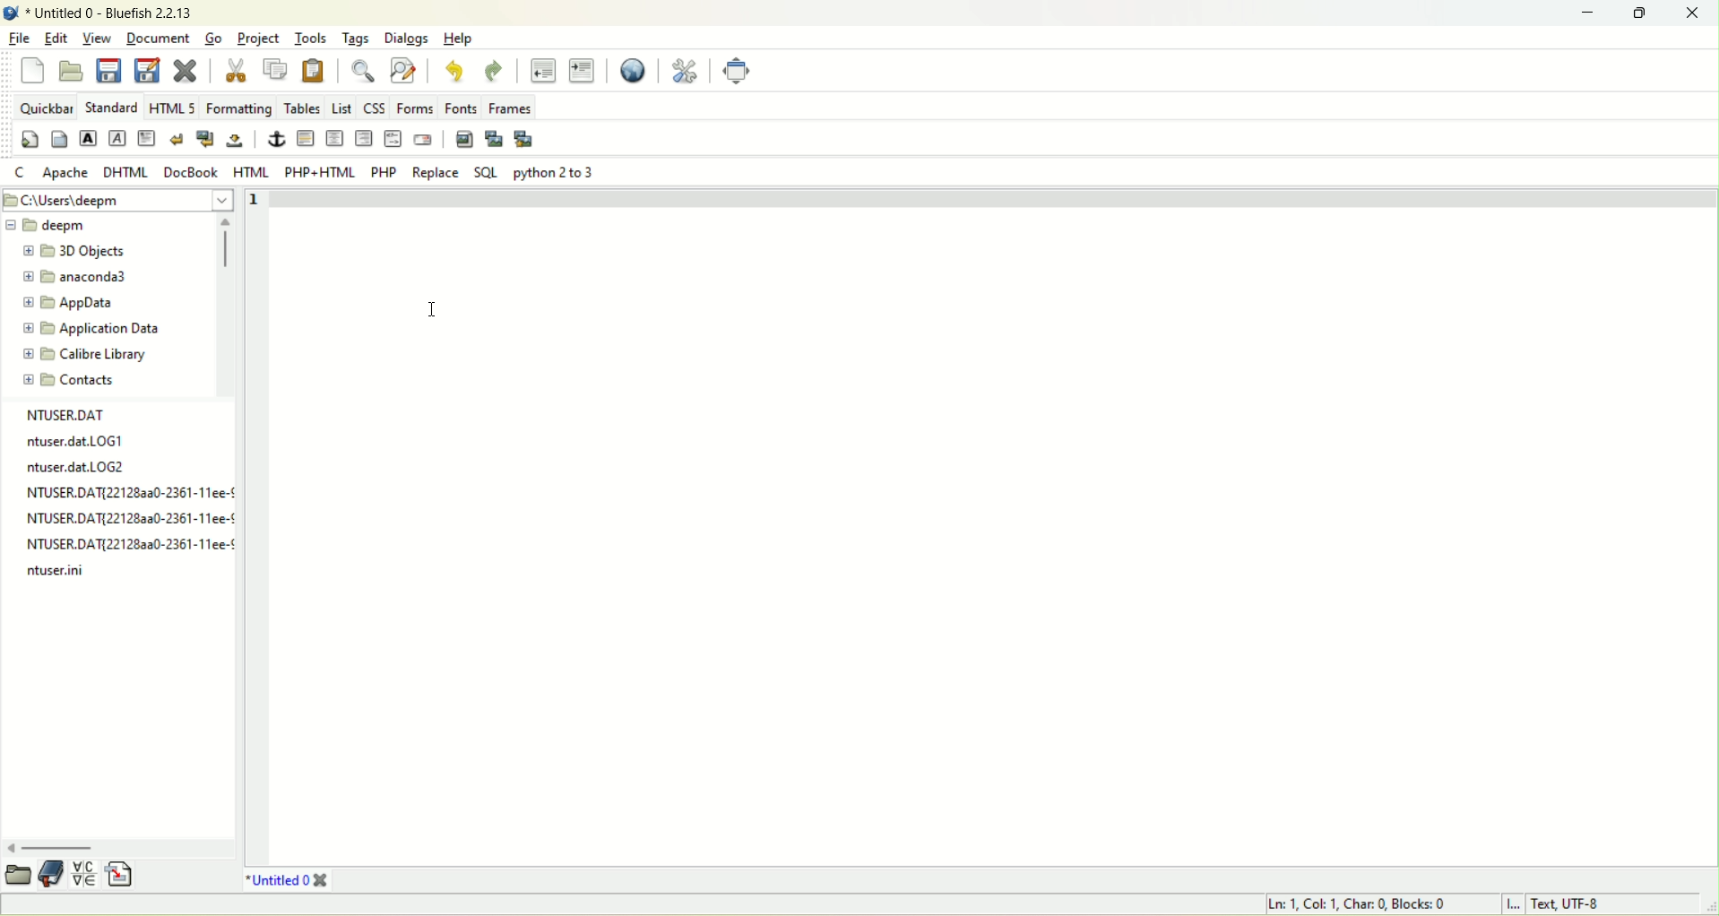  Describe the element at coordinates (452, 72) in the screenshot. I see `undo` at that location.